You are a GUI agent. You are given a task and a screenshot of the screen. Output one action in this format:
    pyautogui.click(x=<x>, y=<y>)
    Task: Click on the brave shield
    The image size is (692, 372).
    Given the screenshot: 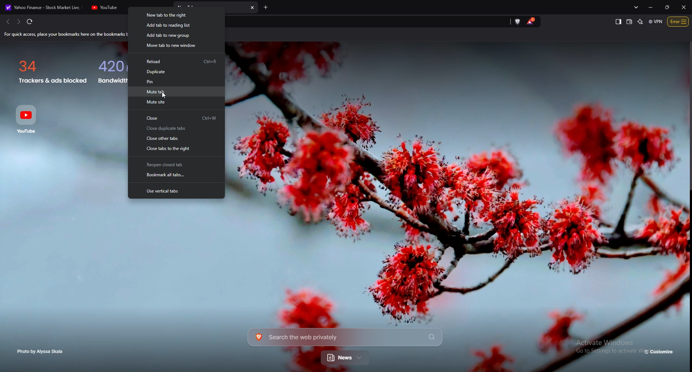 What is the action you would take?
    pyautogui.click(x=518, y=21)
    